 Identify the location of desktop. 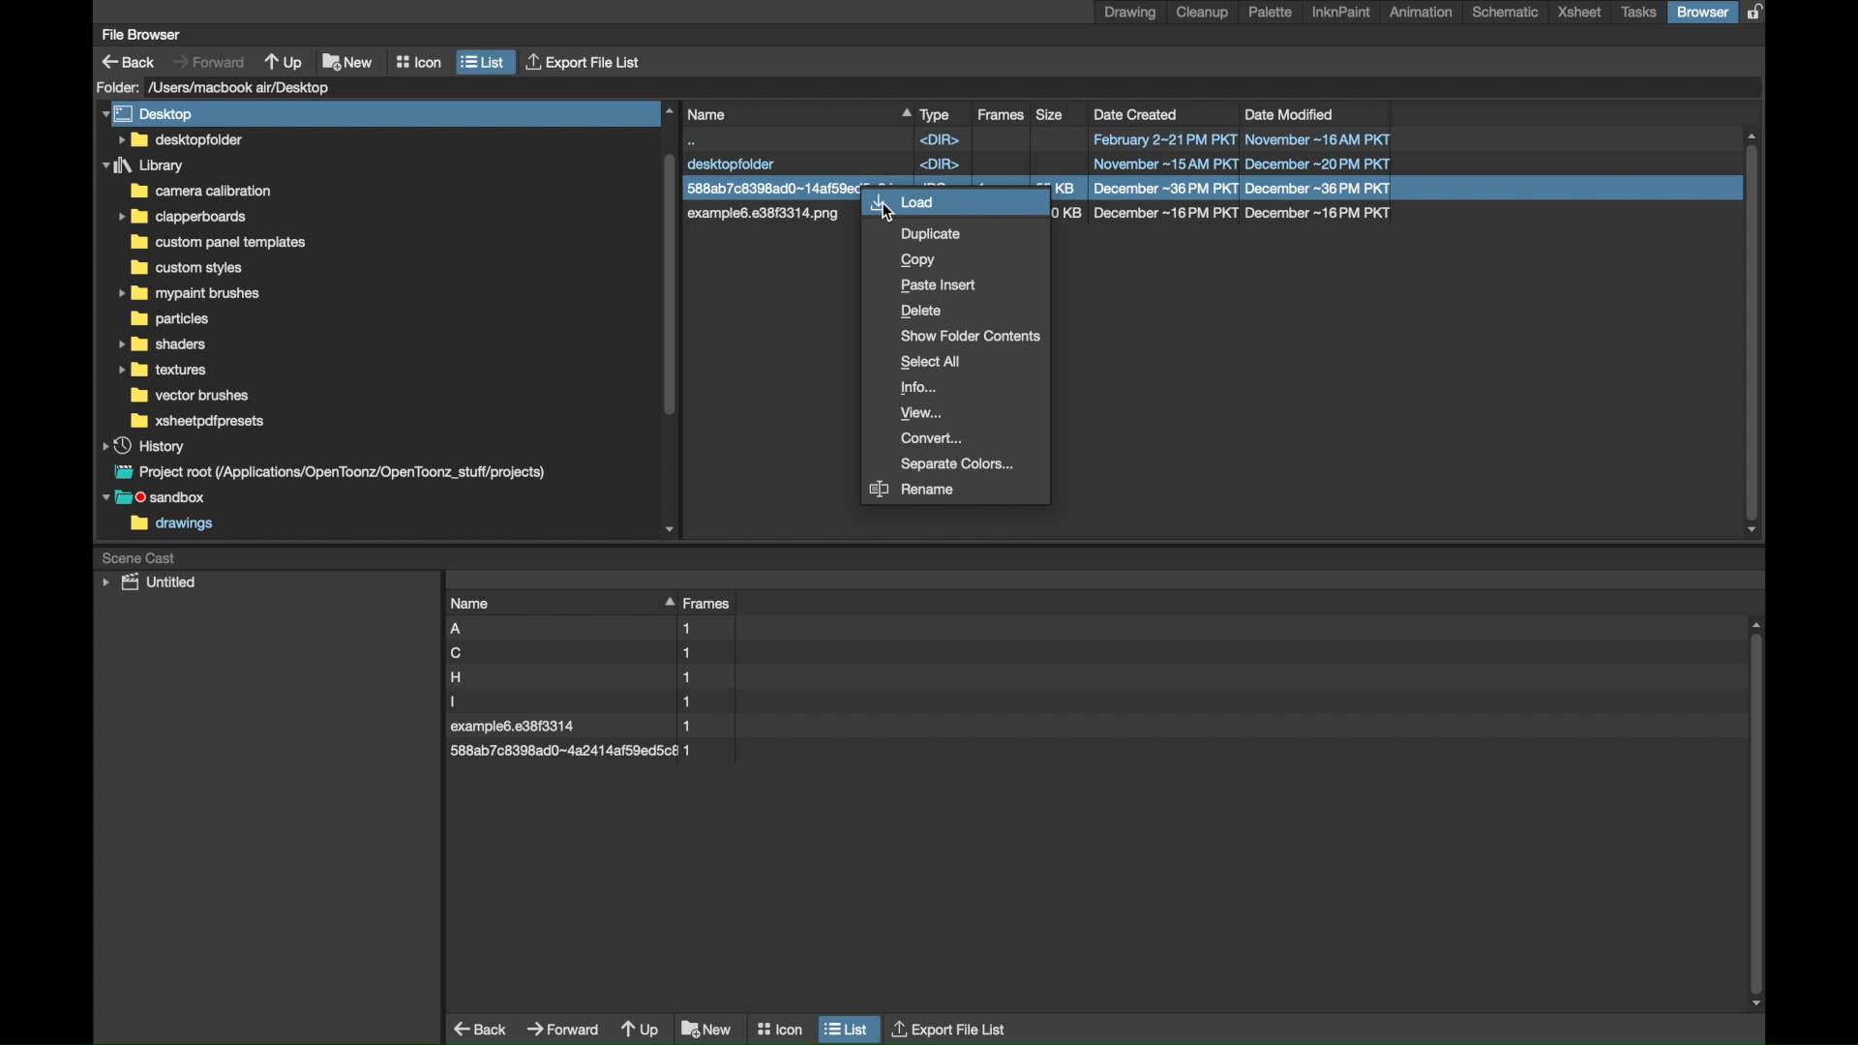
(151, 113).